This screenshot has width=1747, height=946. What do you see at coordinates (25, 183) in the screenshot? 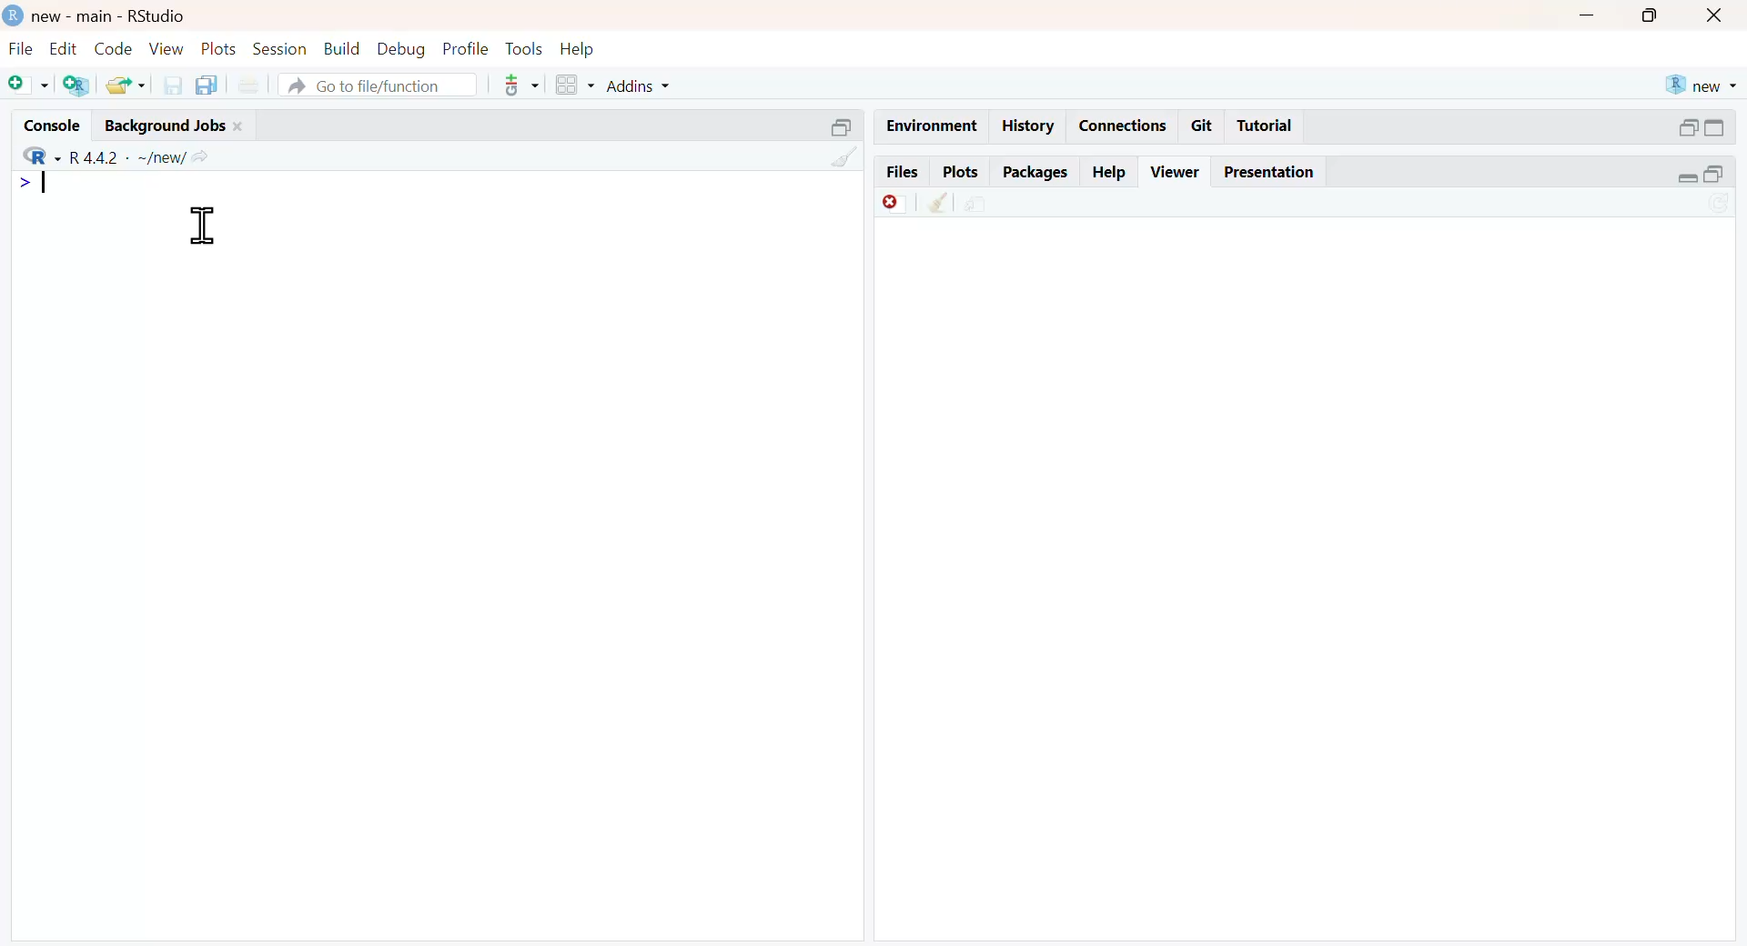
I see `>` at bounding box center [25, 183].